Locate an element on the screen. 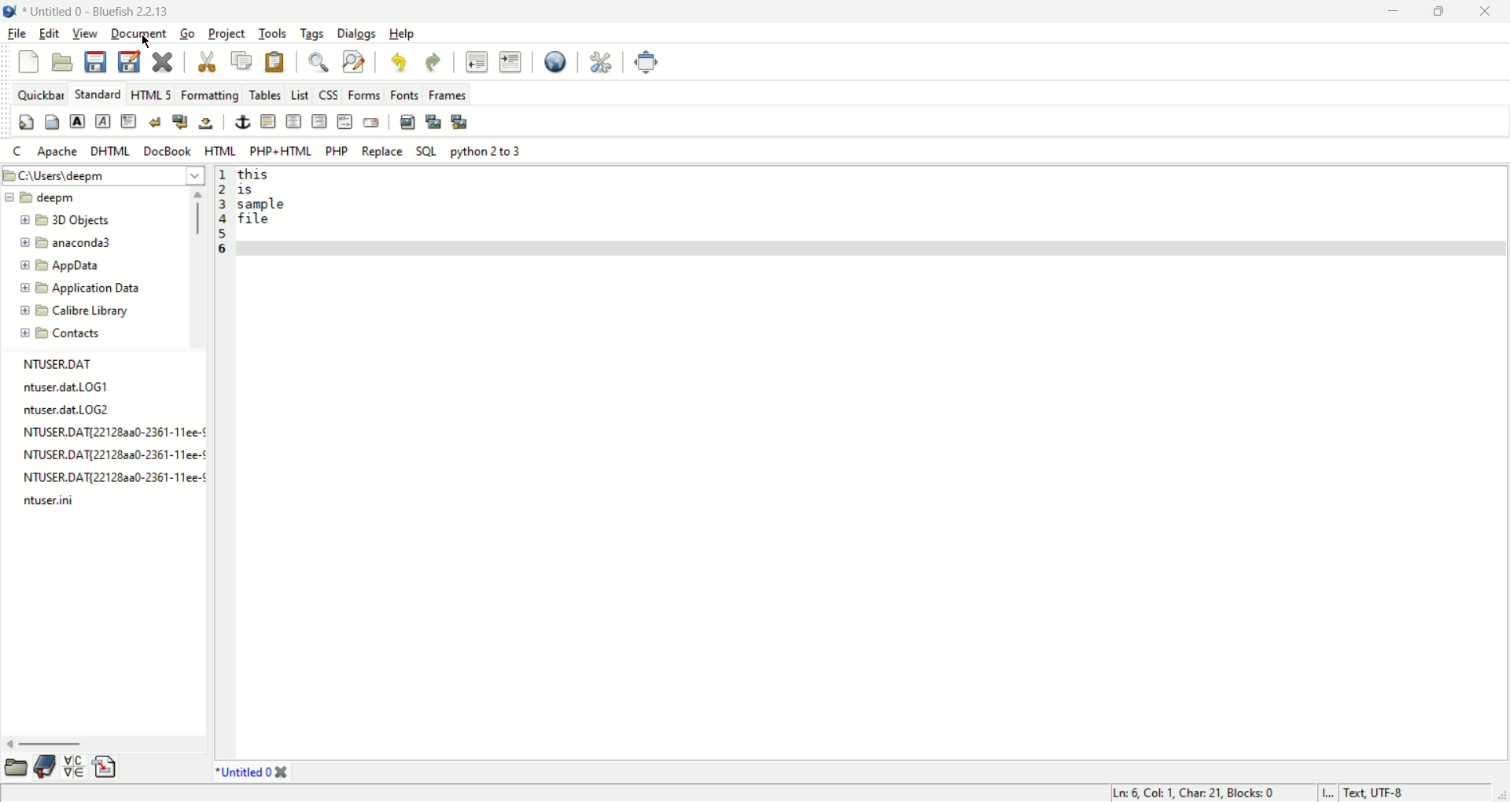 The height and width of the screenshot is (802, 1510). charmap is located at coordinates (74, 767).